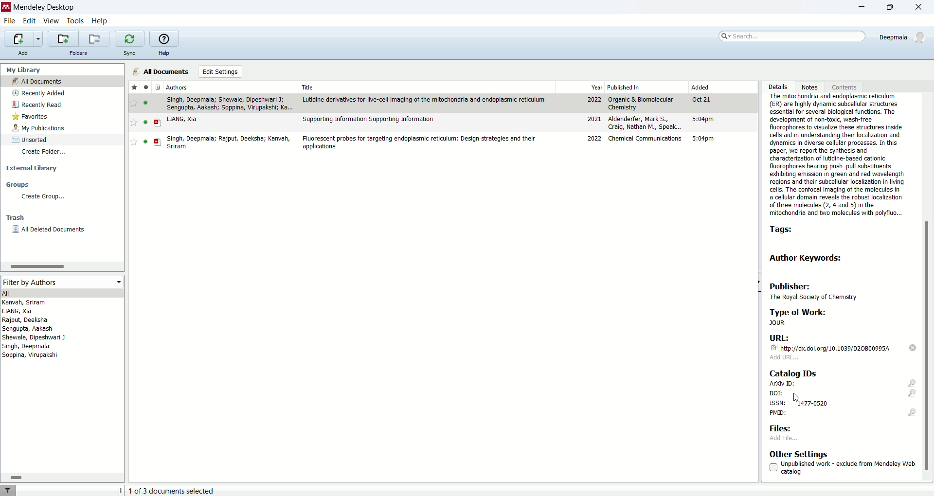 Image resolution: width=934 pixels, height=496 pixels. What do you see at coordinates (424, 100) in the screenshot?
I see `Lutidine derivatives for live-cell imaging of the mitochondria and endoplasmic reticulum` at bounding box center [424, 100].